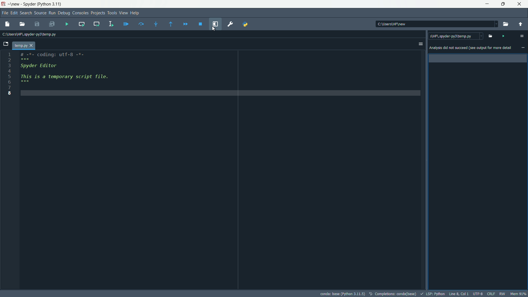 The height and width of the screenshot is (297, 528). Describe the element at coordinates (214, 28) in the screenshot. I see `cursor` at that location.